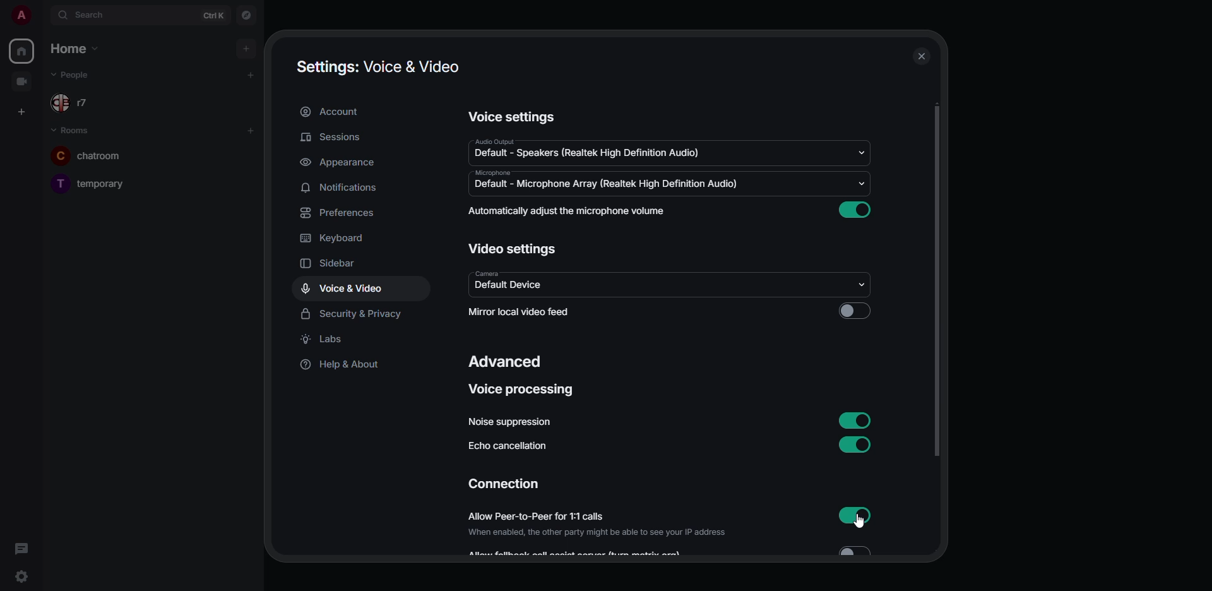 The image size is (1212, 591). What do you see at coordinates (509, 116) in the screenshot?
I see `voice settings` at bounding box center [509, 116].